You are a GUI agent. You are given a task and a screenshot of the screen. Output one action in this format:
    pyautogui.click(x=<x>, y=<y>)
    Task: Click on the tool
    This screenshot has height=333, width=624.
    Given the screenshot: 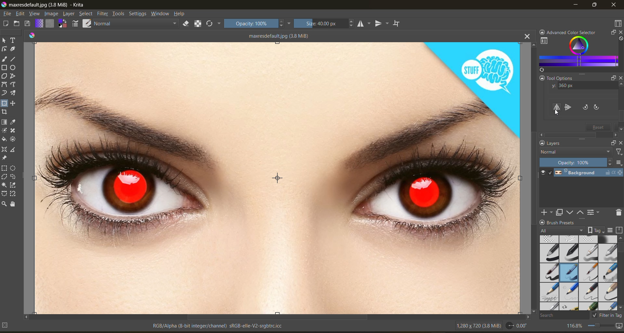 What is the action you would take?
    pyautogui.click(x=5, y=40)
    